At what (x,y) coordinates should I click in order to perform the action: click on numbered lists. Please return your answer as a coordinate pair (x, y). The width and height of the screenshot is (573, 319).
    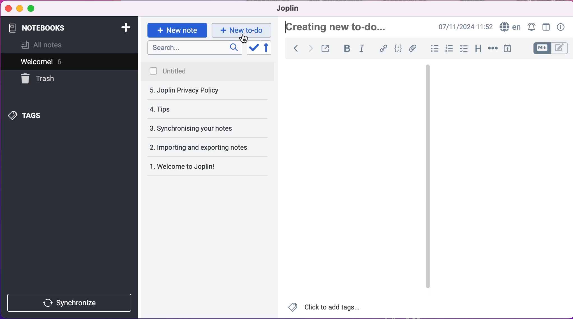
    Looking at the image, I should click on (449, 50).